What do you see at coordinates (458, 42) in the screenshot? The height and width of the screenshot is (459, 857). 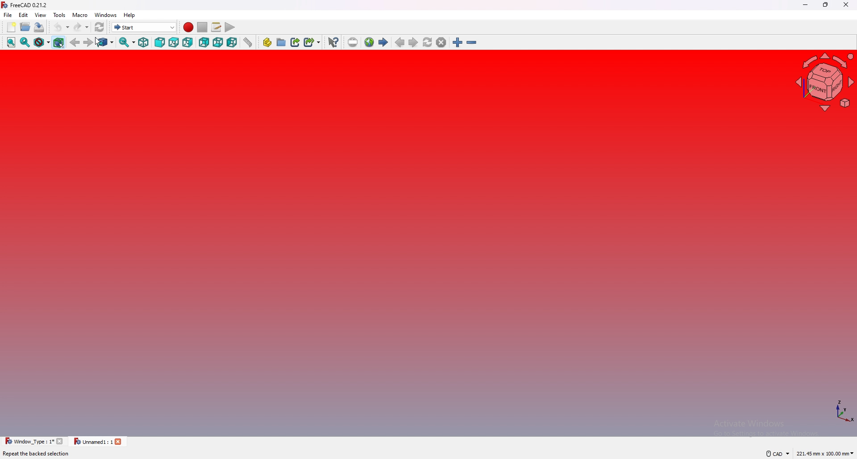 I see `zoom in` at bounding box center [458, 42].